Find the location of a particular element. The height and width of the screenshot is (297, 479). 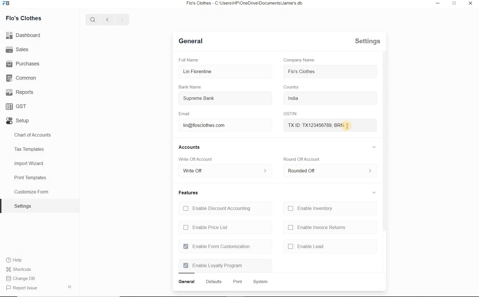

general is located at coordinates (191, 42).